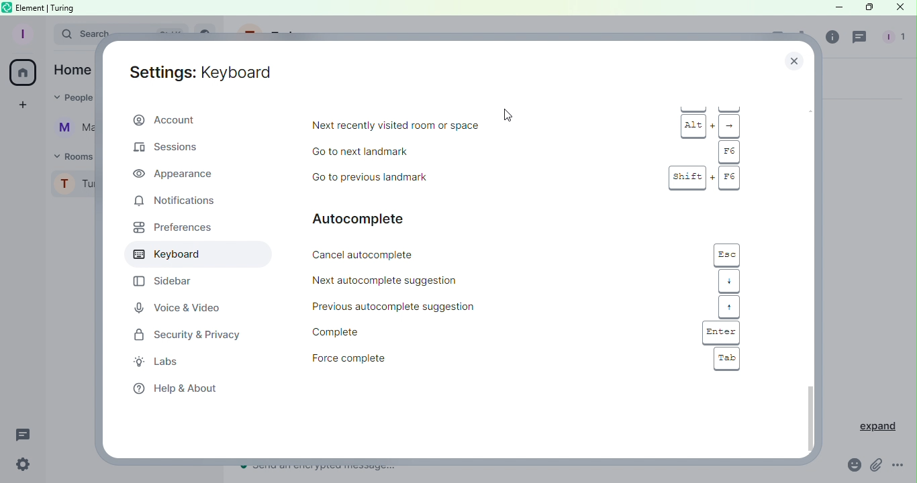 This screenshot has width=917, height=483. Describe the element at coordinates (811, 272) in the screenshot. I see `Scroll bar` at that location.